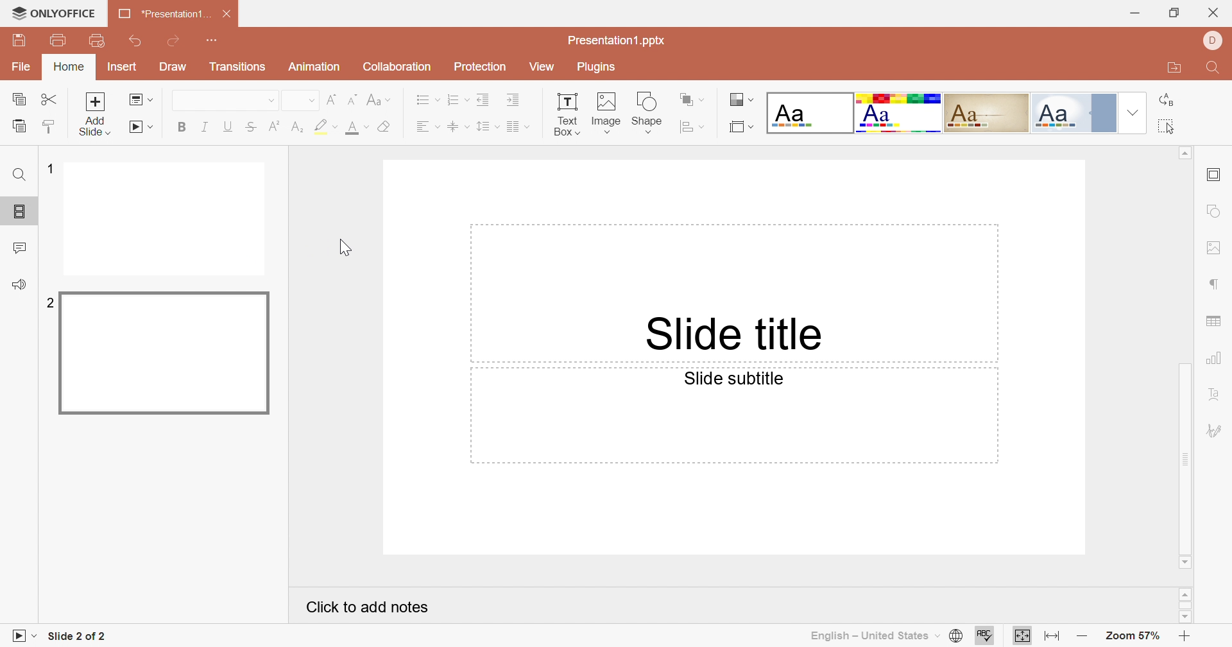 The image size is (1232, 647). I want to click on Drop Down, so click(758, 100).